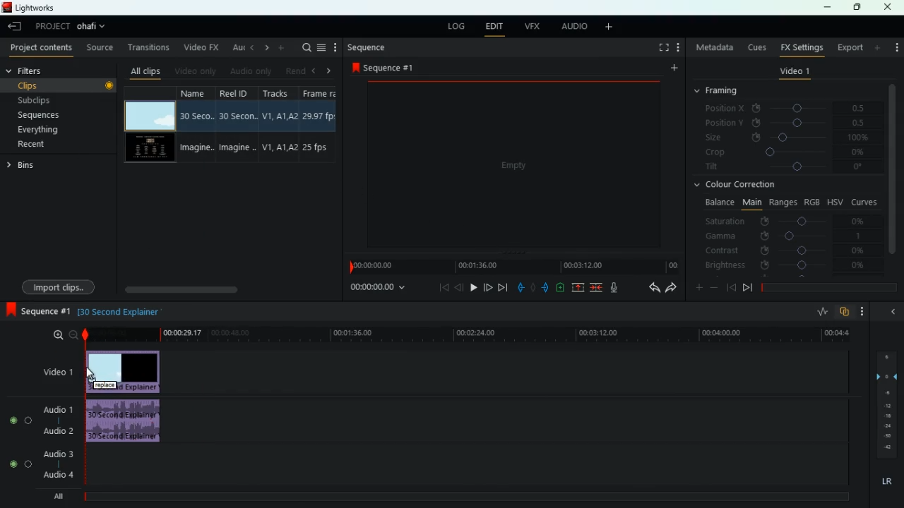  What do you see at coordinates (535, 26) in the screenshot?
I see `vfx` at bounding box center [535, 26].